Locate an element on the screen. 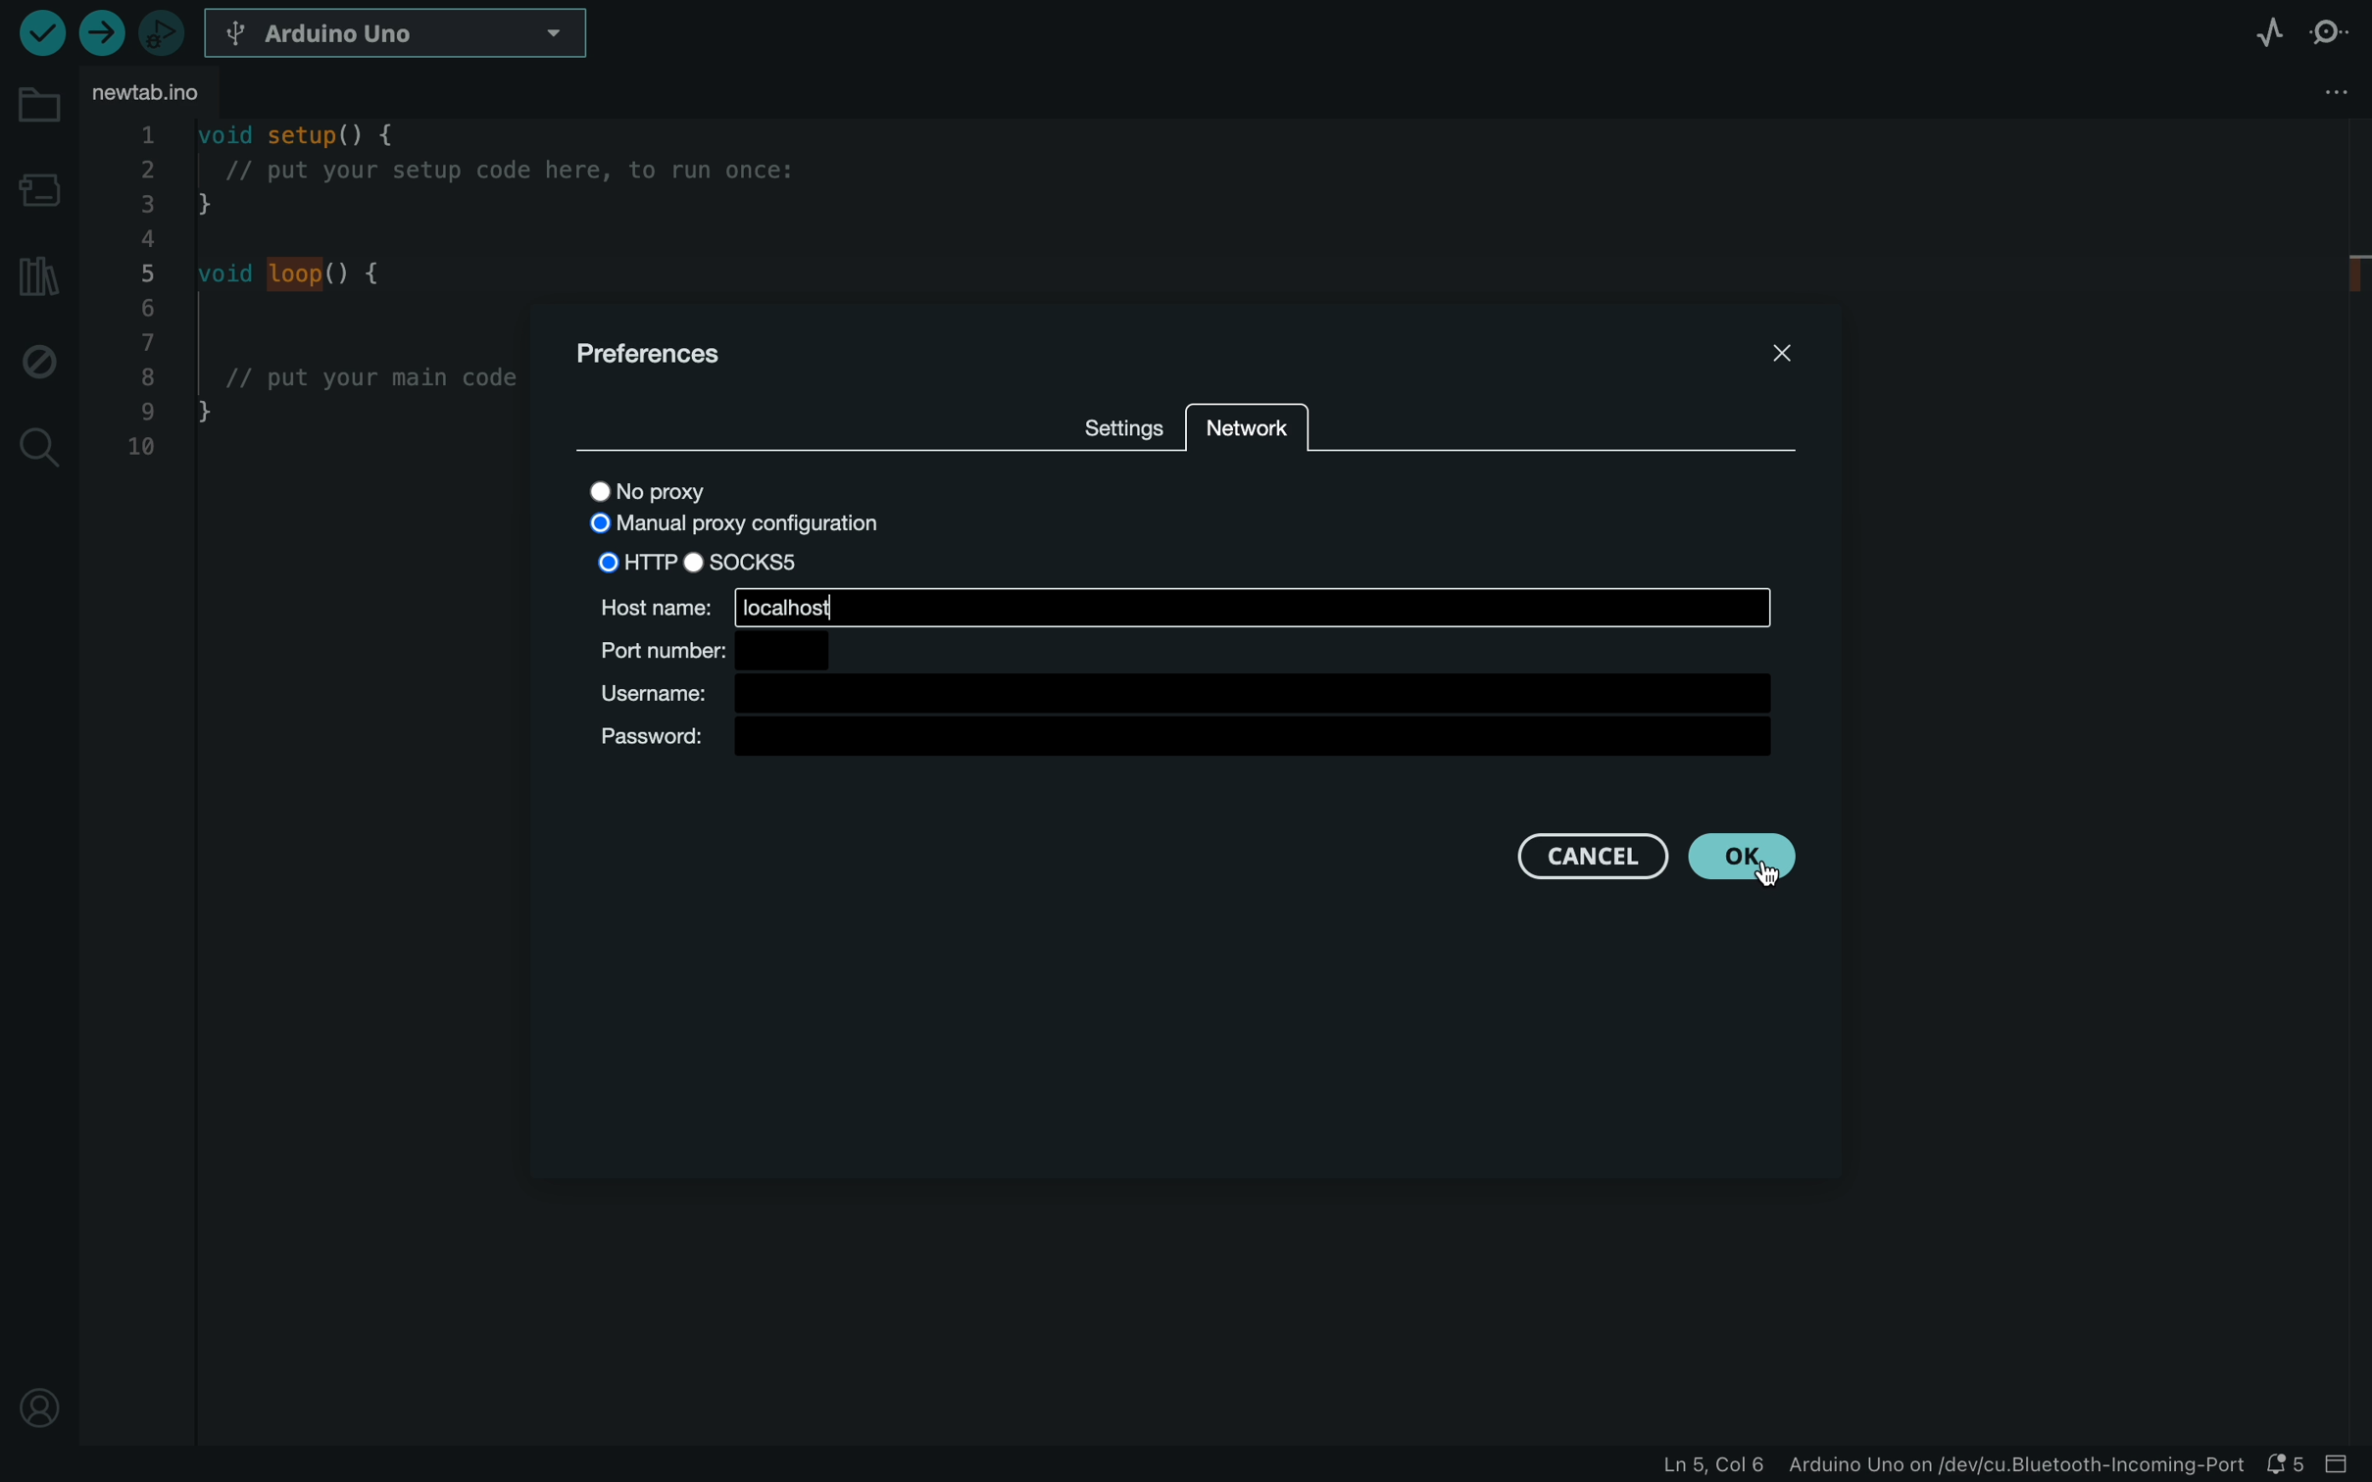 This screenshot has width=2372, height=1482. file information is located at coordinates (1950, 1465).